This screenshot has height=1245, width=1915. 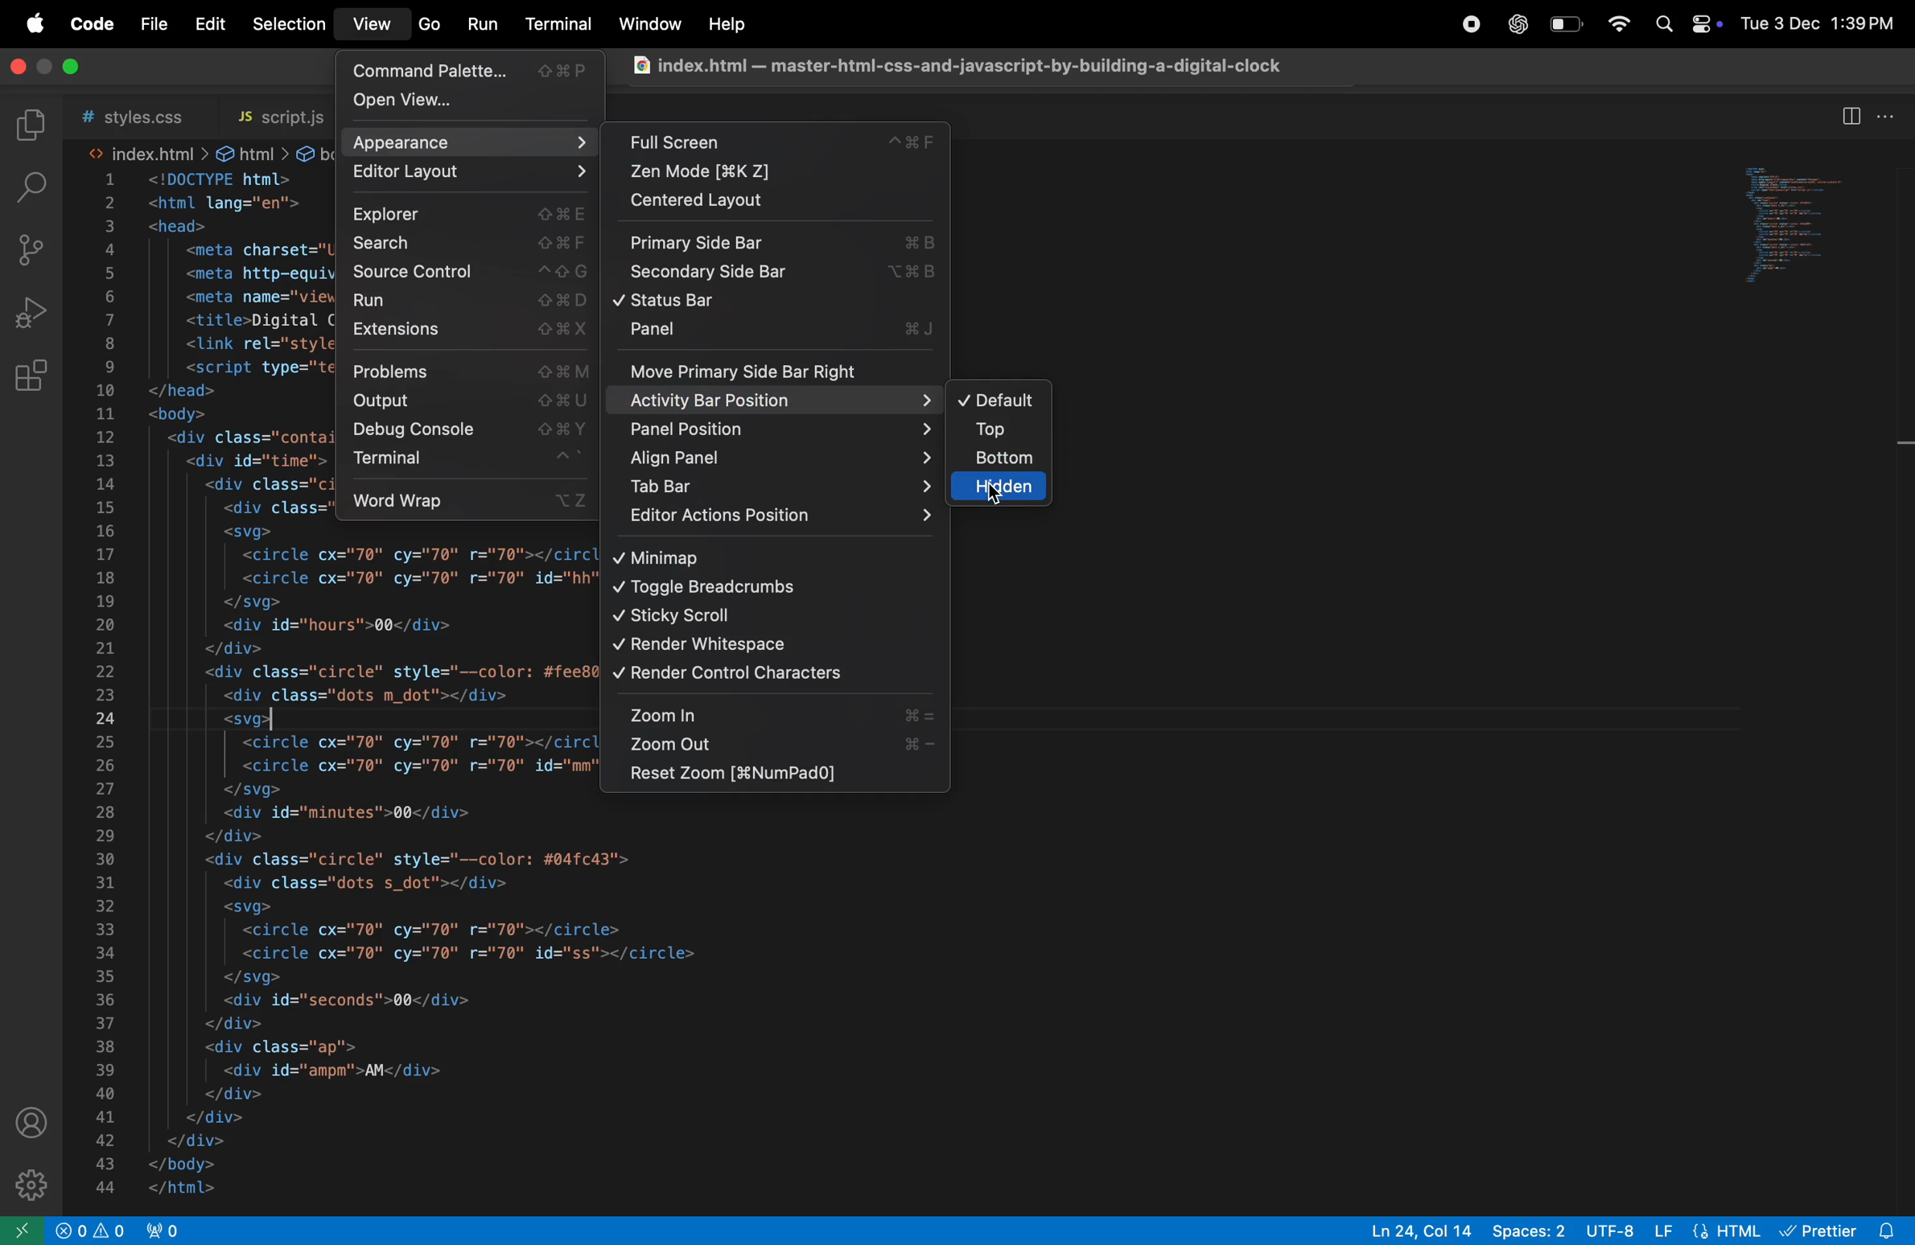 What do you see at coordinates (14, 64) in the screenshot?
I see `close` at bounding box center [14, 64].